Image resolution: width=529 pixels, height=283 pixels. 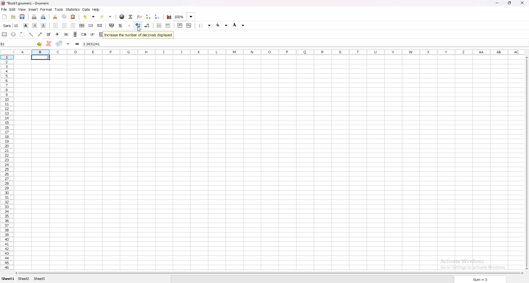 What do you see at coordinates (169, 17) in the screenshot?
I see `chart` at bounding box center [169, 17].